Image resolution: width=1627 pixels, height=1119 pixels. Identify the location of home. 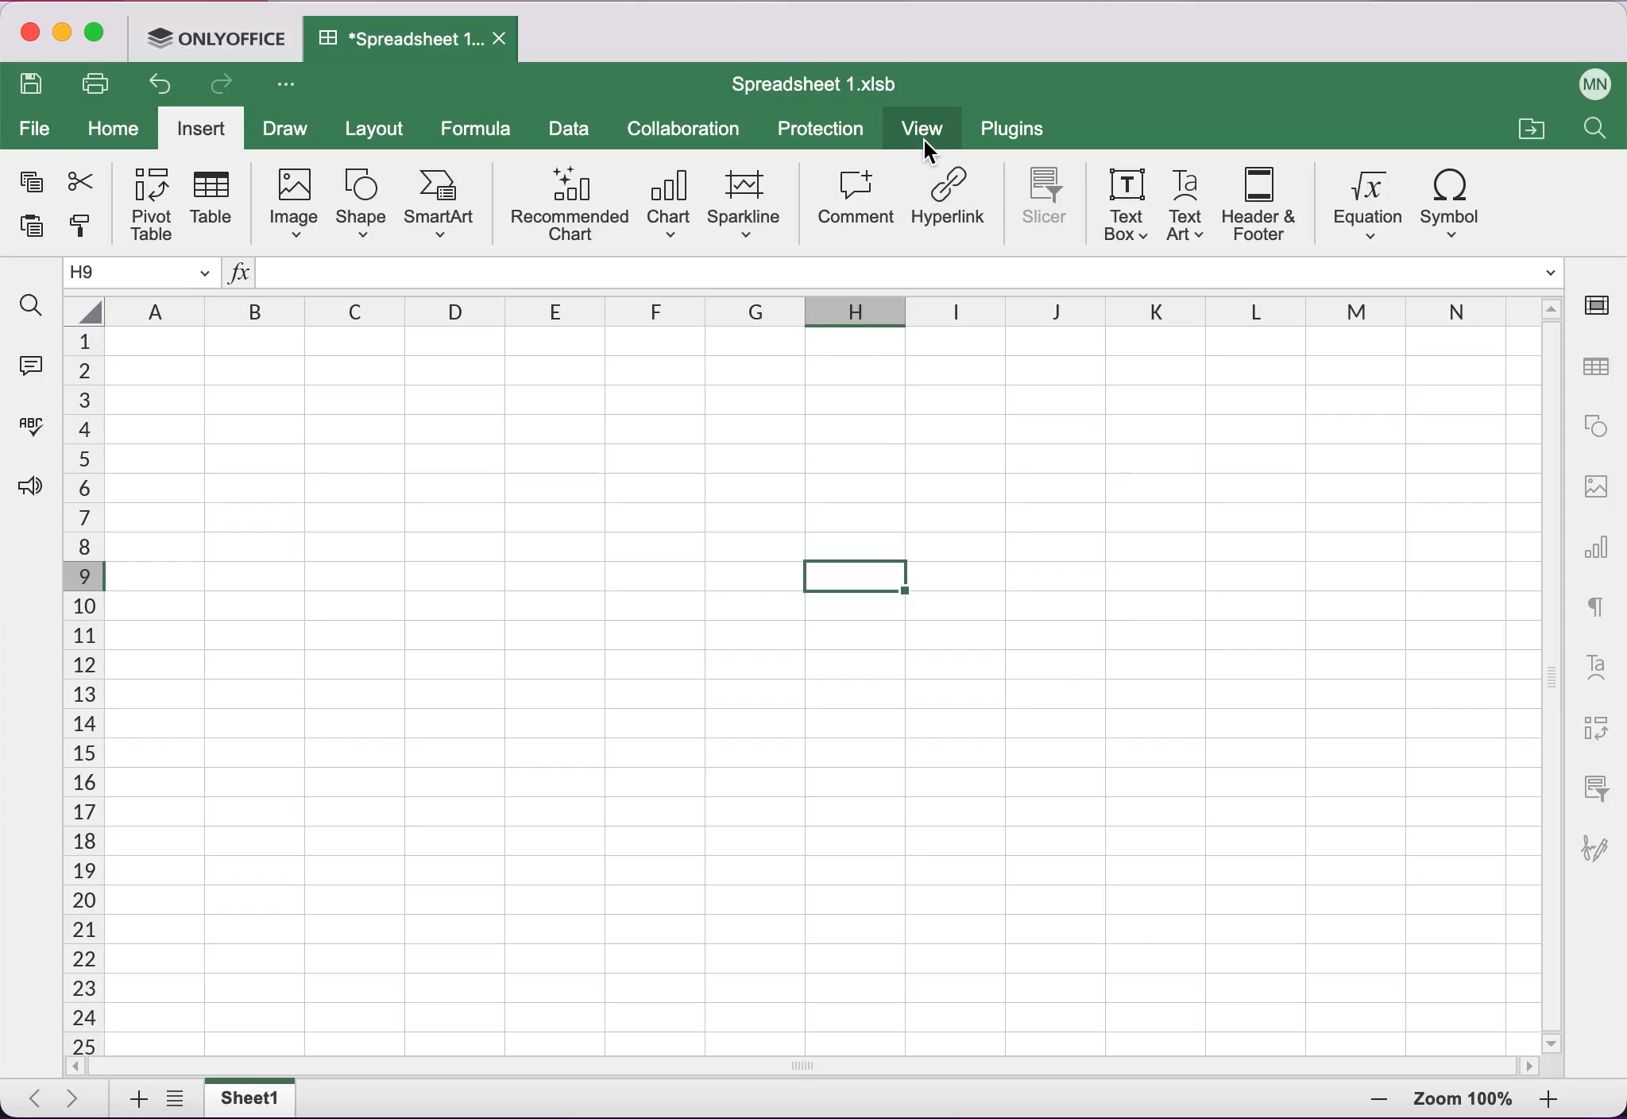
(114, 128).